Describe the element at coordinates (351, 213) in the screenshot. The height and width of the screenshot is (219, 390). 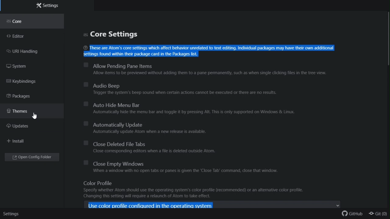
I see `github` at that location.